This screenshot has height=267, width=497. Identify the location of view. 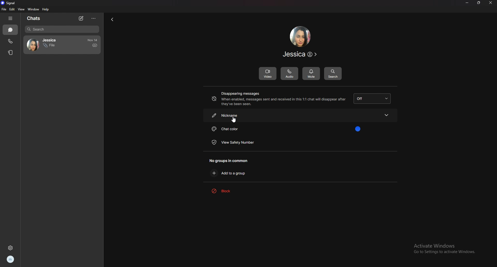
(22, 9).